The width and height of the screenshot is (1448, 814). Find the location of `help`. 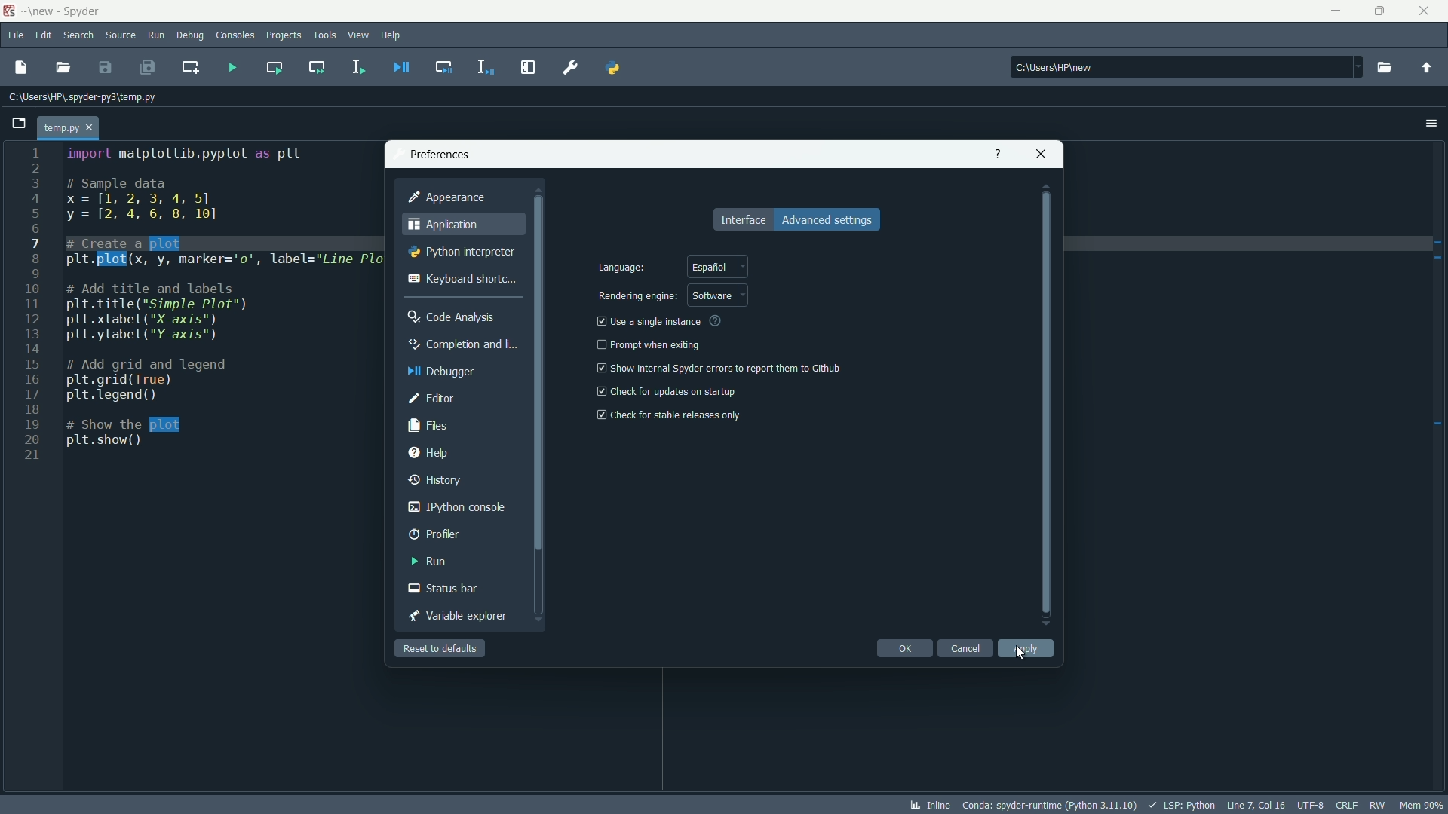

help is located at coordinates (429, 453).